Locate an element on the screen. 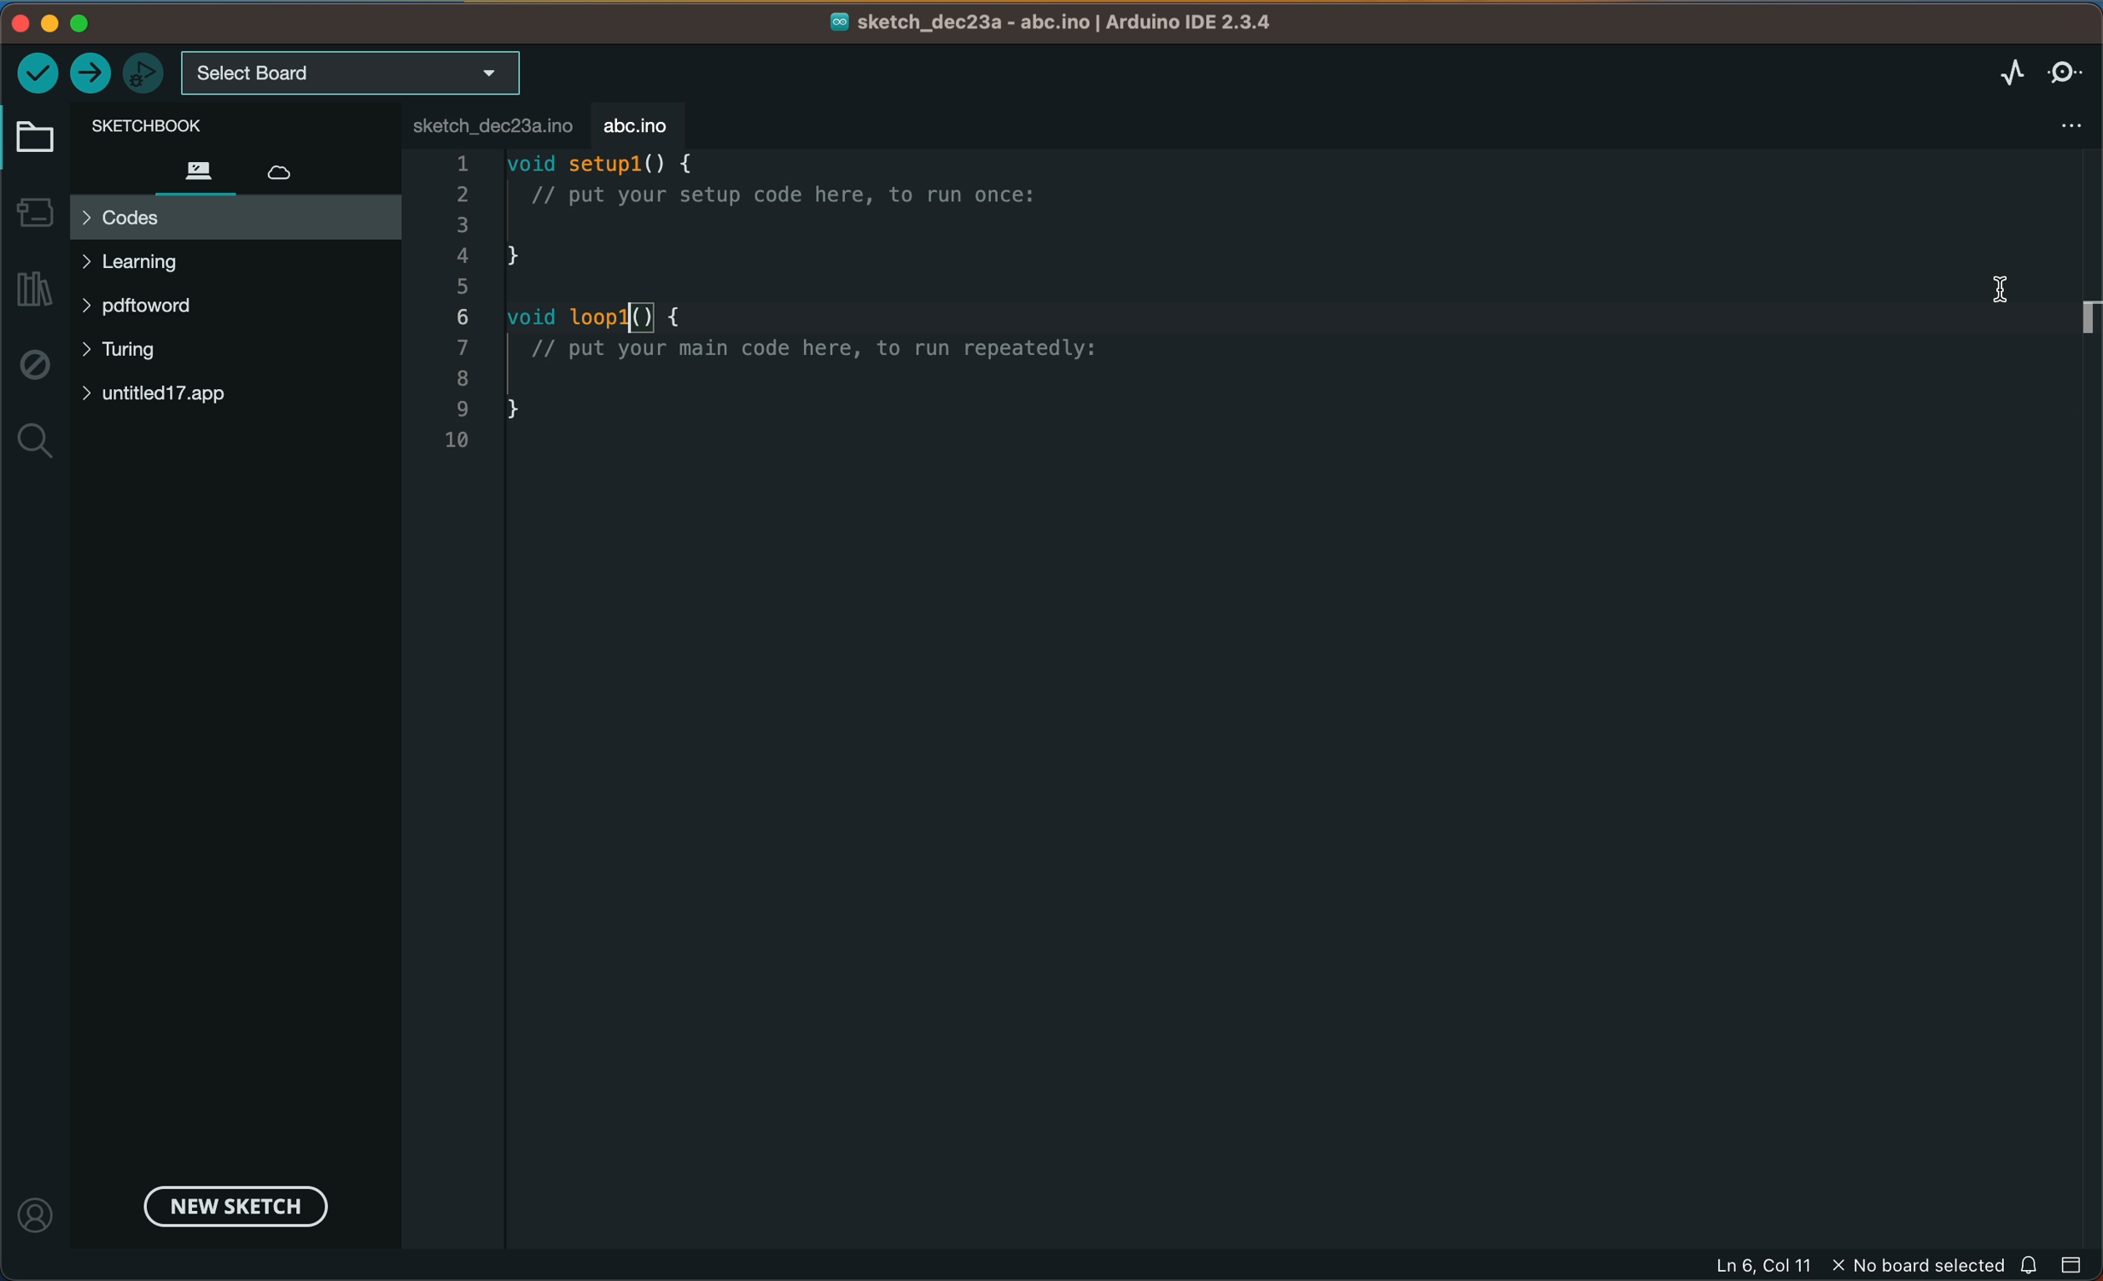 Image resolution: width=2103 pixels, height=1281 pixels. turing is located at coordinates (133, 352).